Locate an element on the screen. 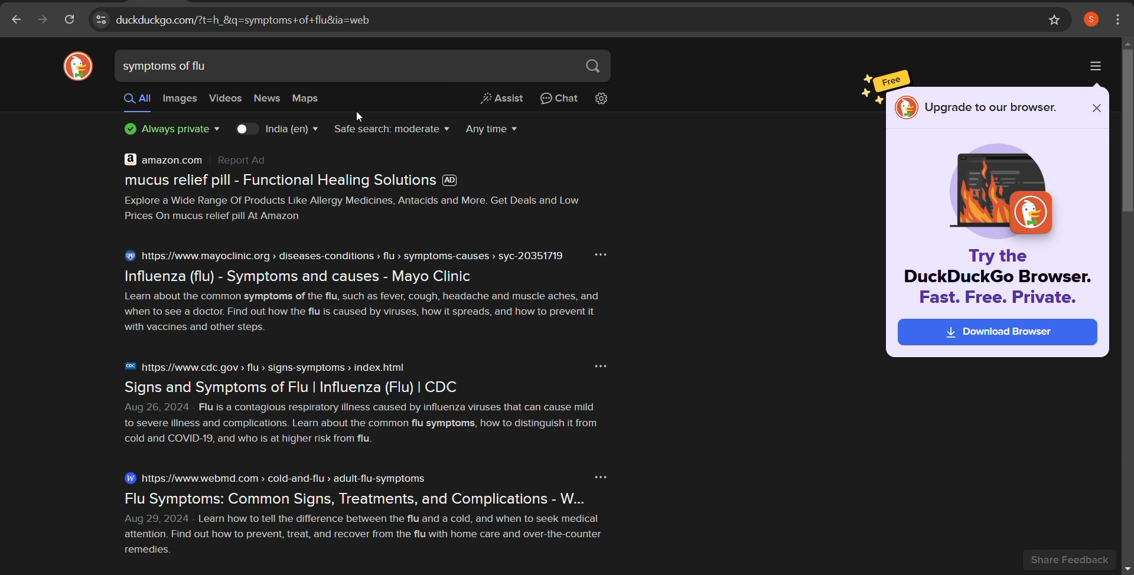  more option is located at coordinates (596, 476).